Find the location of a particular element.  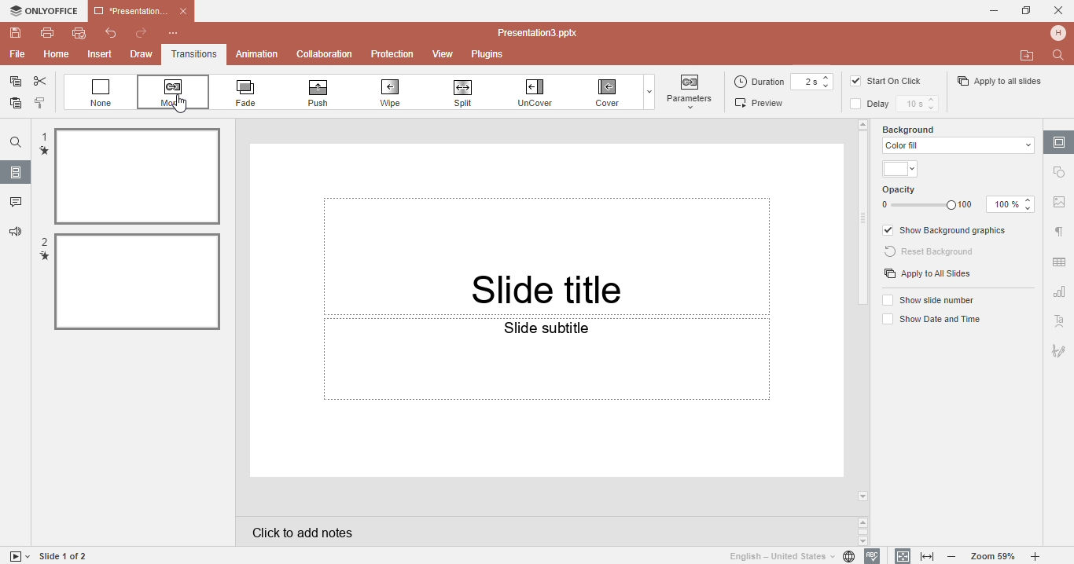

Plugins is located at coordinates (495, 55).